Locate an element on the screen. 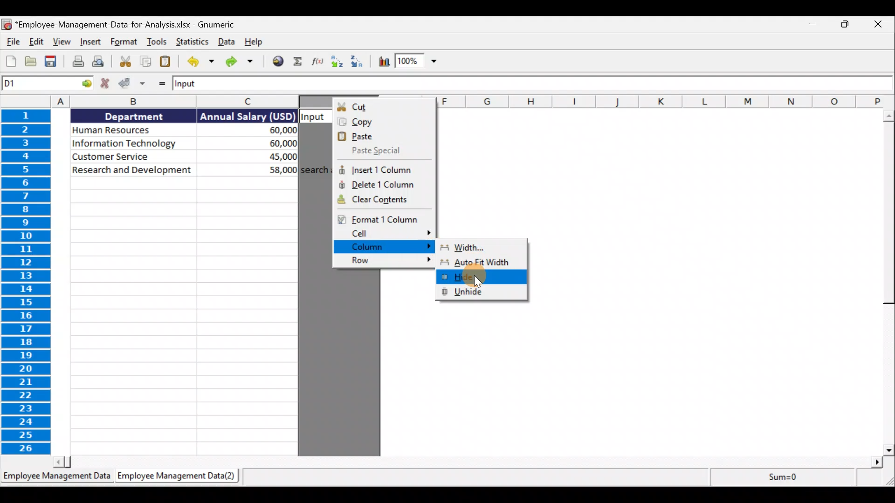 The width and height of the screenshot is (895, 503). Insert hyperlink is located at coordinates (276, 61).